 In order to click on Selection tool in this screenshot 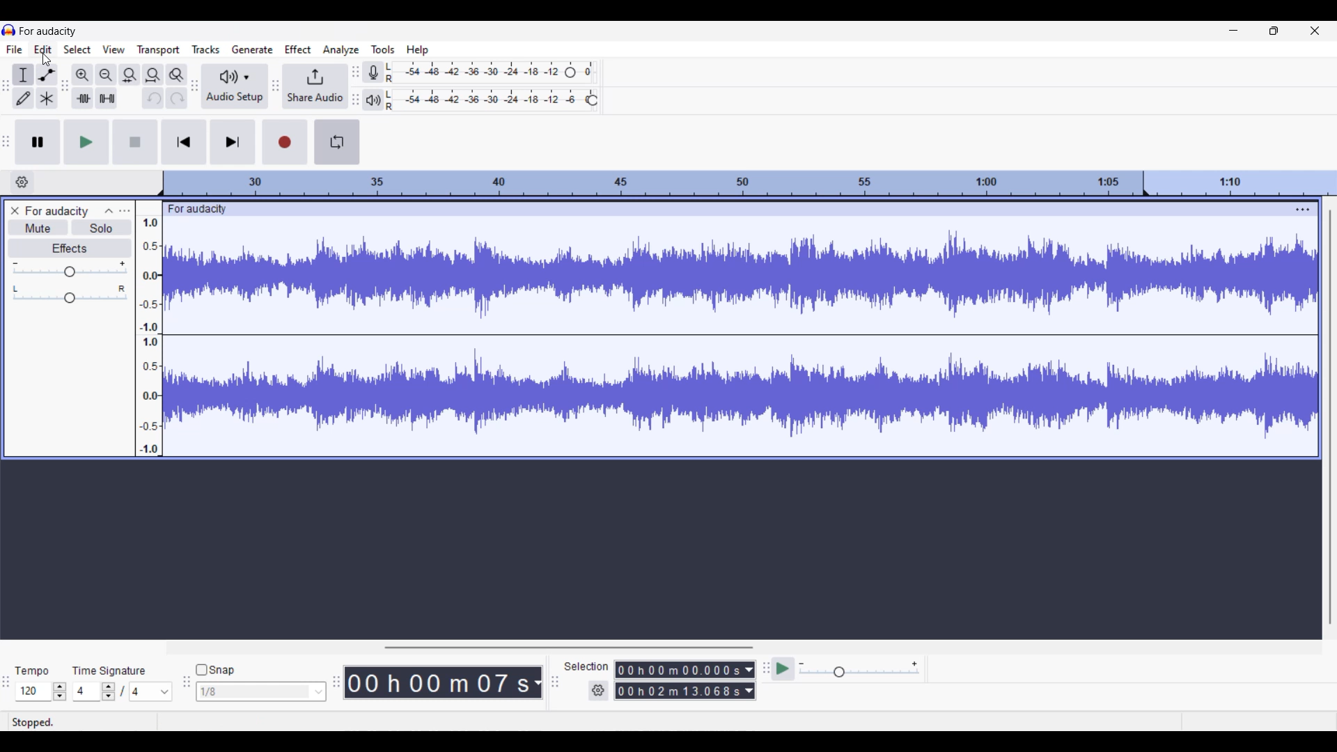, I will do `click(23, 75)`.